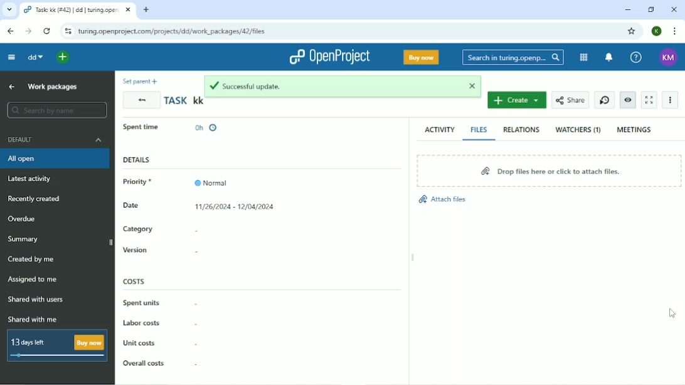 The image size is (685, 385). What do you see at coordinates (37, 58) in the screenshot?
I see `dd` at bounding box center [37, 58].